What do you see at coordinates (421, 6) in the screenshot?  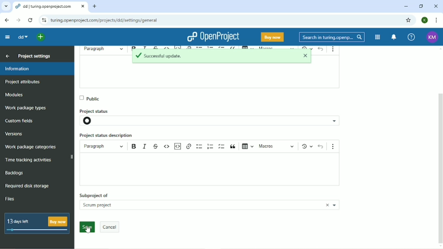 I see `Restore down` at bounding box center [421, 6].